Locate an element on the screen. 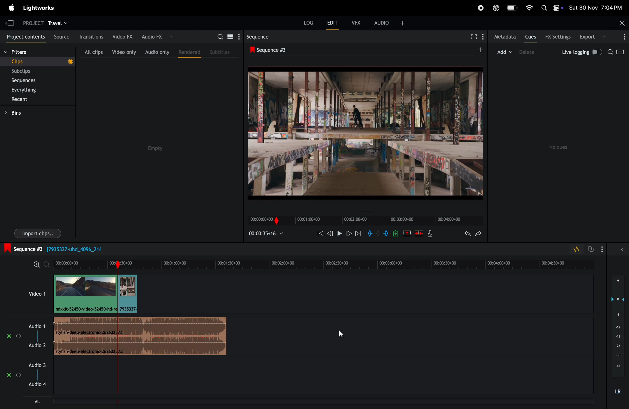 The width and height of the screenshot is (629, 409). toggle audio track sync is located at coordinates (589, 249).